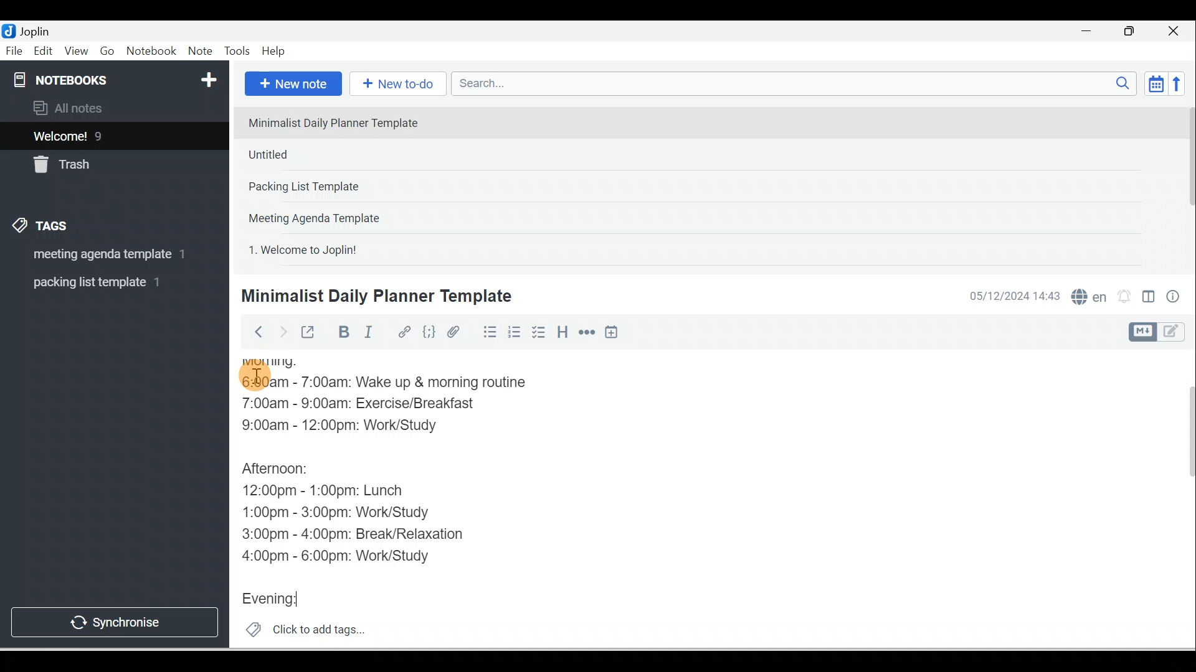 This screenshot has width=1196, height=672. What do you see at coordinates (282, 331) in the screenshot?
I see `Forward` at bounding box center [282, 331].